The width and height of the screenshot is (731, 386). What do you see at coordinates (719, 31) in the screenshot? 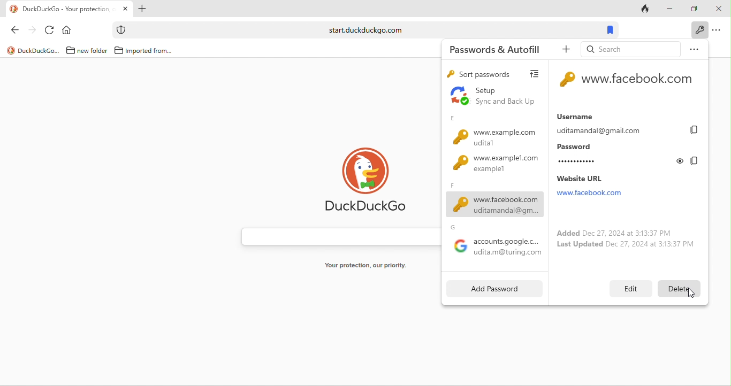
I see `option` at bounding box center [719, 31].